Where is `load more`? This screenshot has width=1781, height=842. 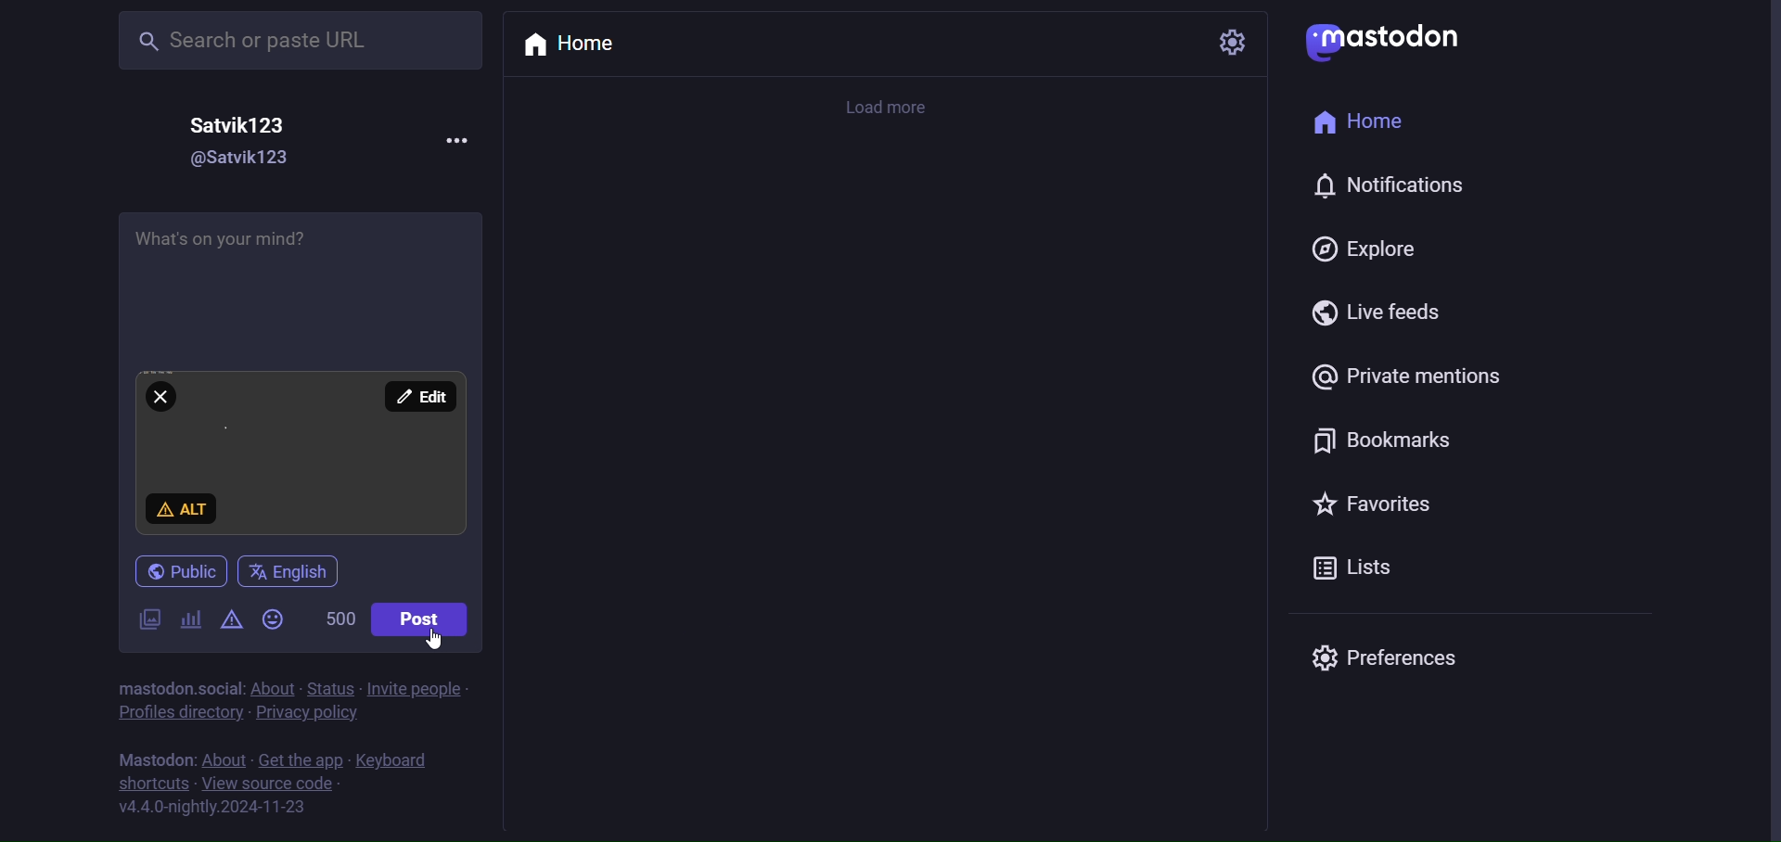 load more is located at coordinates (894, 105).